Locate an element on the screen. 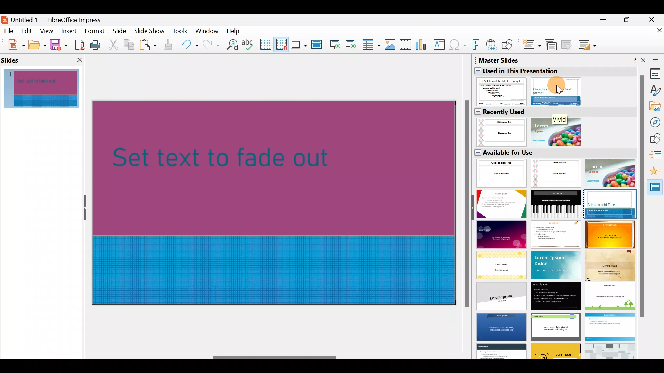 The width and height of the screenshot is (664, 373). Slide pane is located at coordinates (46, 90).